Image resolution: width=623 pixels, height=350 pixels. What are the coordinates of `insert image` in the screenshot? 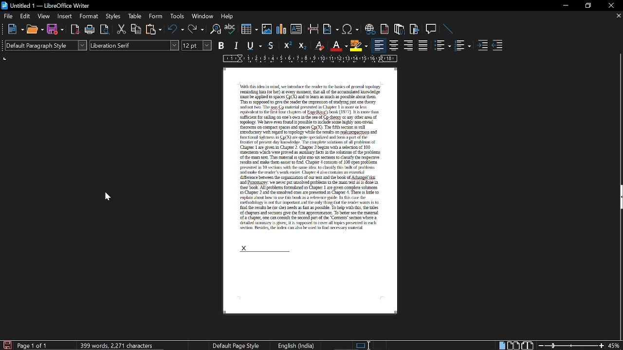 It's located at (268, 30).